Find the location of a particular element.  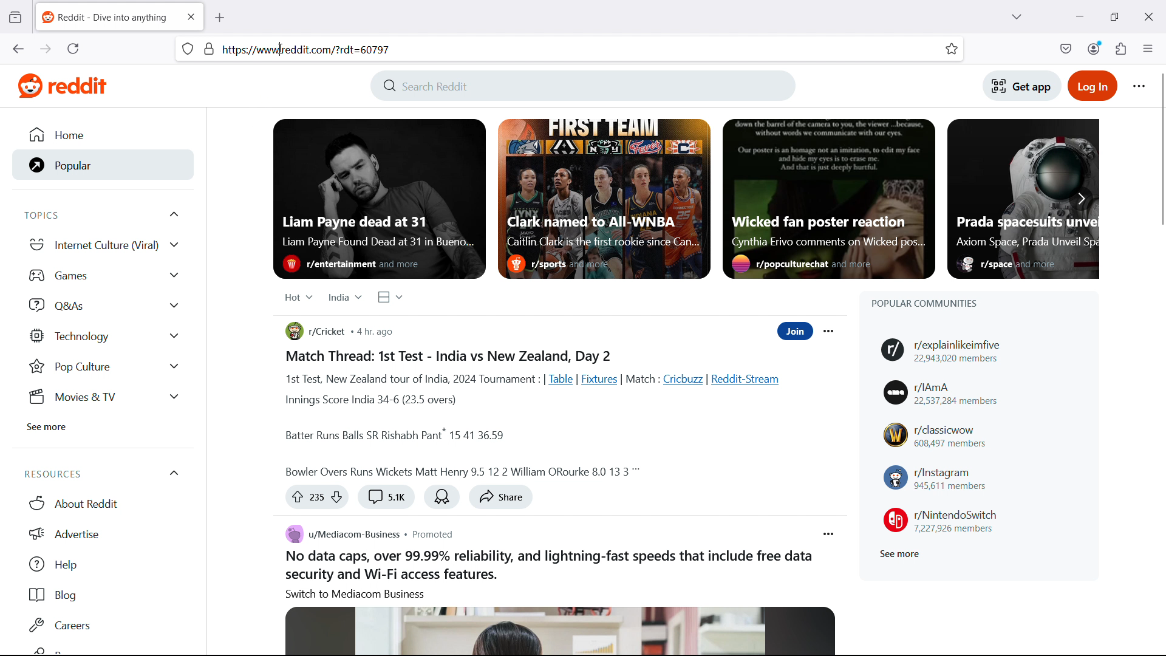

Login to reddit is located at coordinates (1094, 85).